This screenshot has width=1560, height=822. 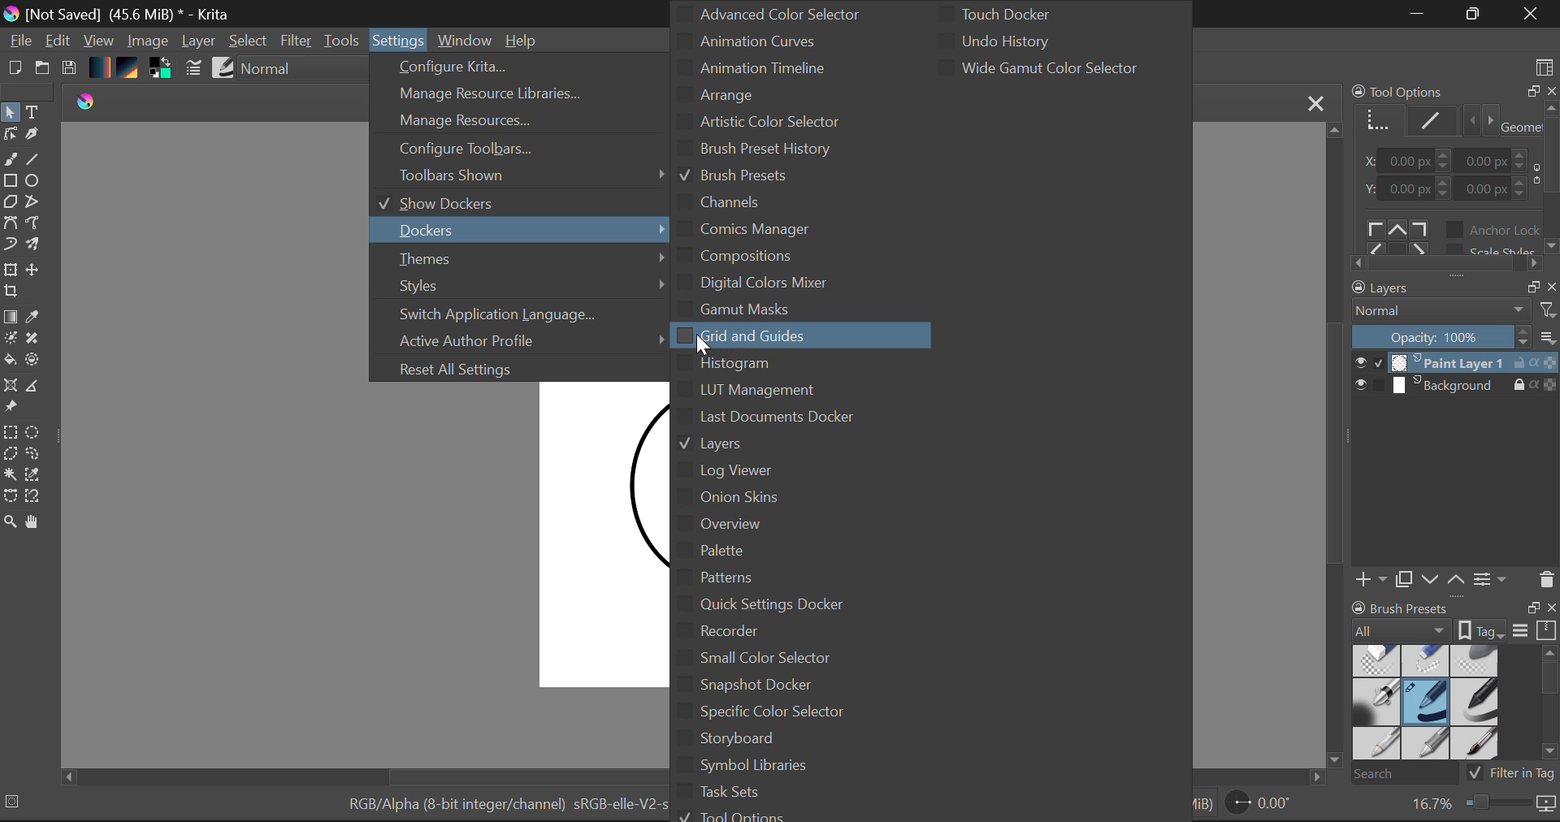 What do you see at coordinates (37, 363) in the screenshot?
I see `Enclose and Fill` at bounding box center [37, 363].